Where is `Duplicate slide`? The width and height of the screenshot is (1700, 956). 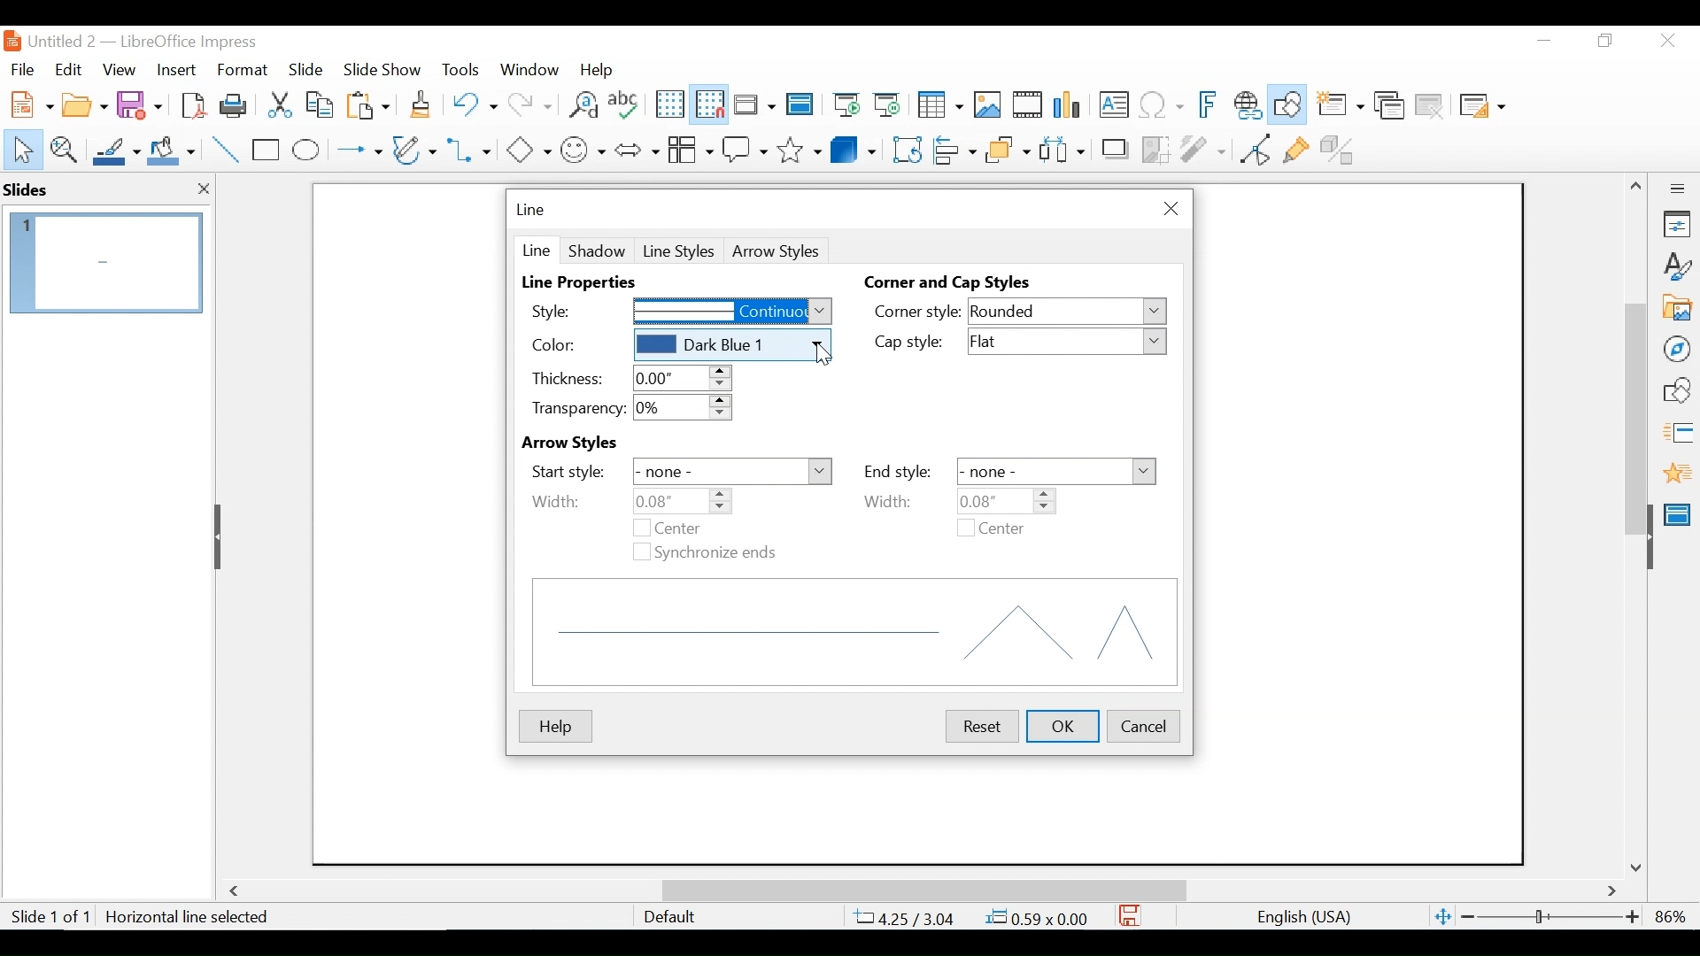 Duplicate slide is located at coordinates (1389, 106).